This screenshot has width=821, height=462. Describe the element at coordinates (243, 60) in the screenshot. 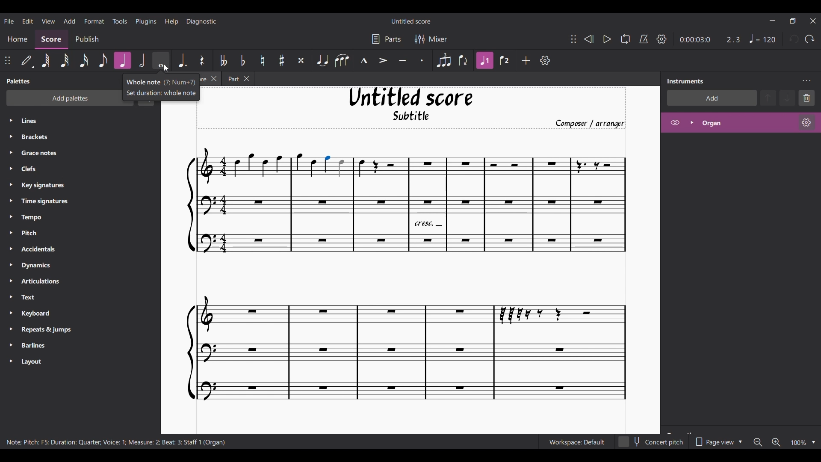

I see `Toggle flat` at that location.